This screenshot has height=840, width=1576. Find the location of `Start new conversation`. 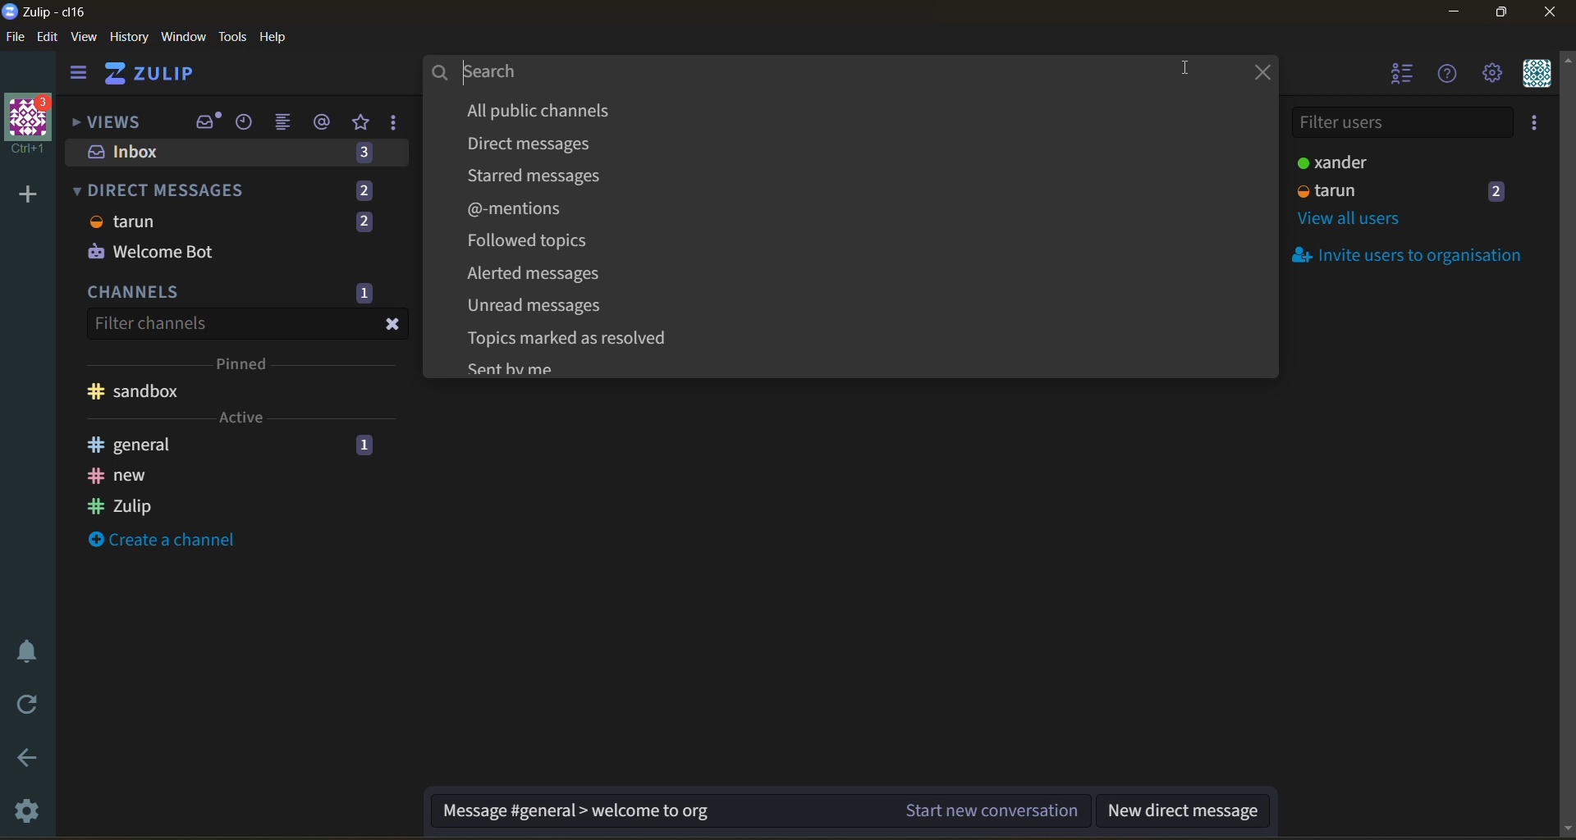

Start new conversation is located at coordinates (993, 809).